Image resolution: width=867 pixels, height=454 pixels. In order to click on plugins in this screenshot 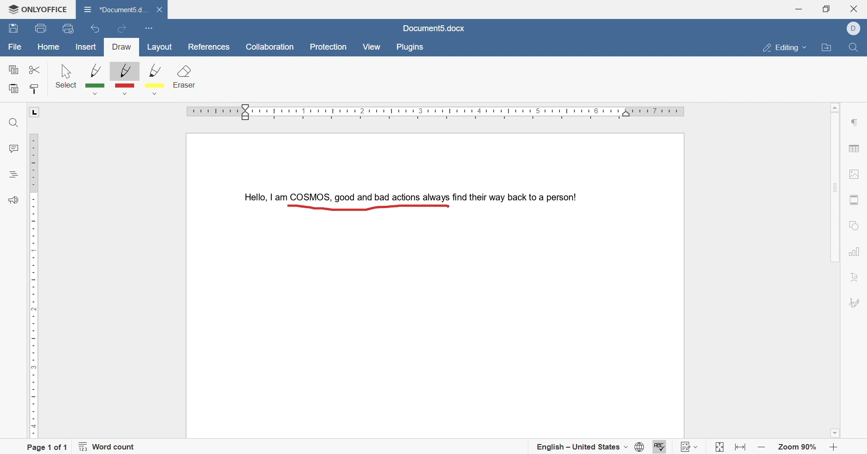, I will do `click(410, 47)`.